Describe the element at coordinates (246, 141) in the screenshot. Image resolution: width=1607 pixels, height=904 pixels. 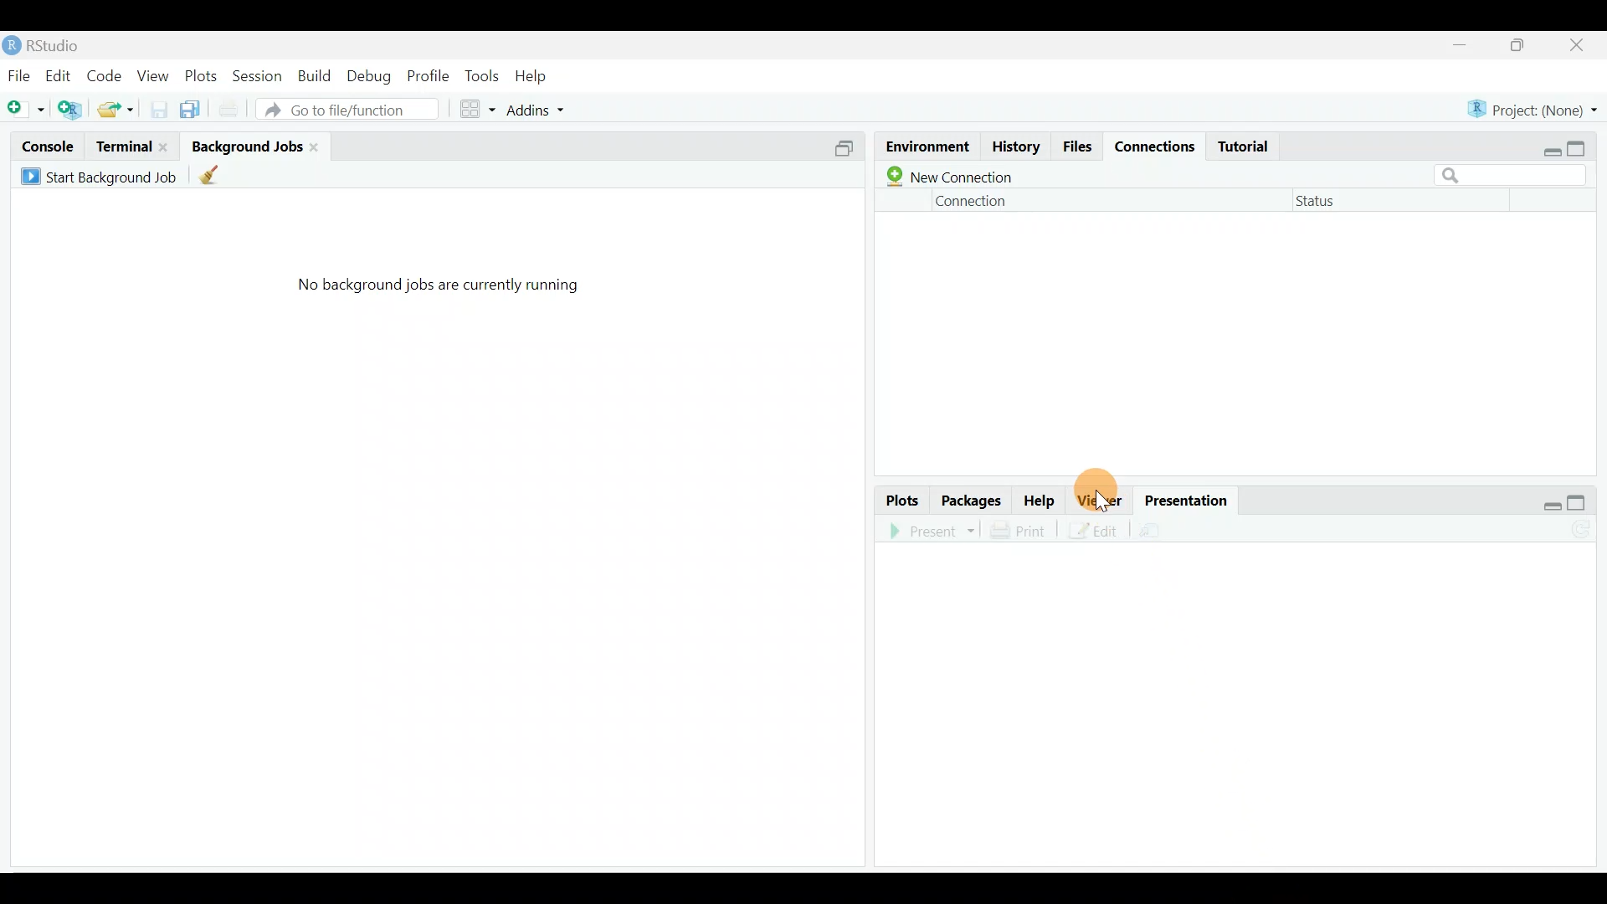
I see `Background jobs` at that location.